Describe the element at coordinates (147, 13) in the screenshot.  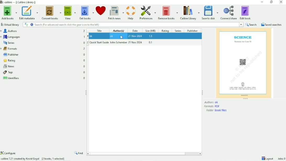
I see `Preferences` at that location.